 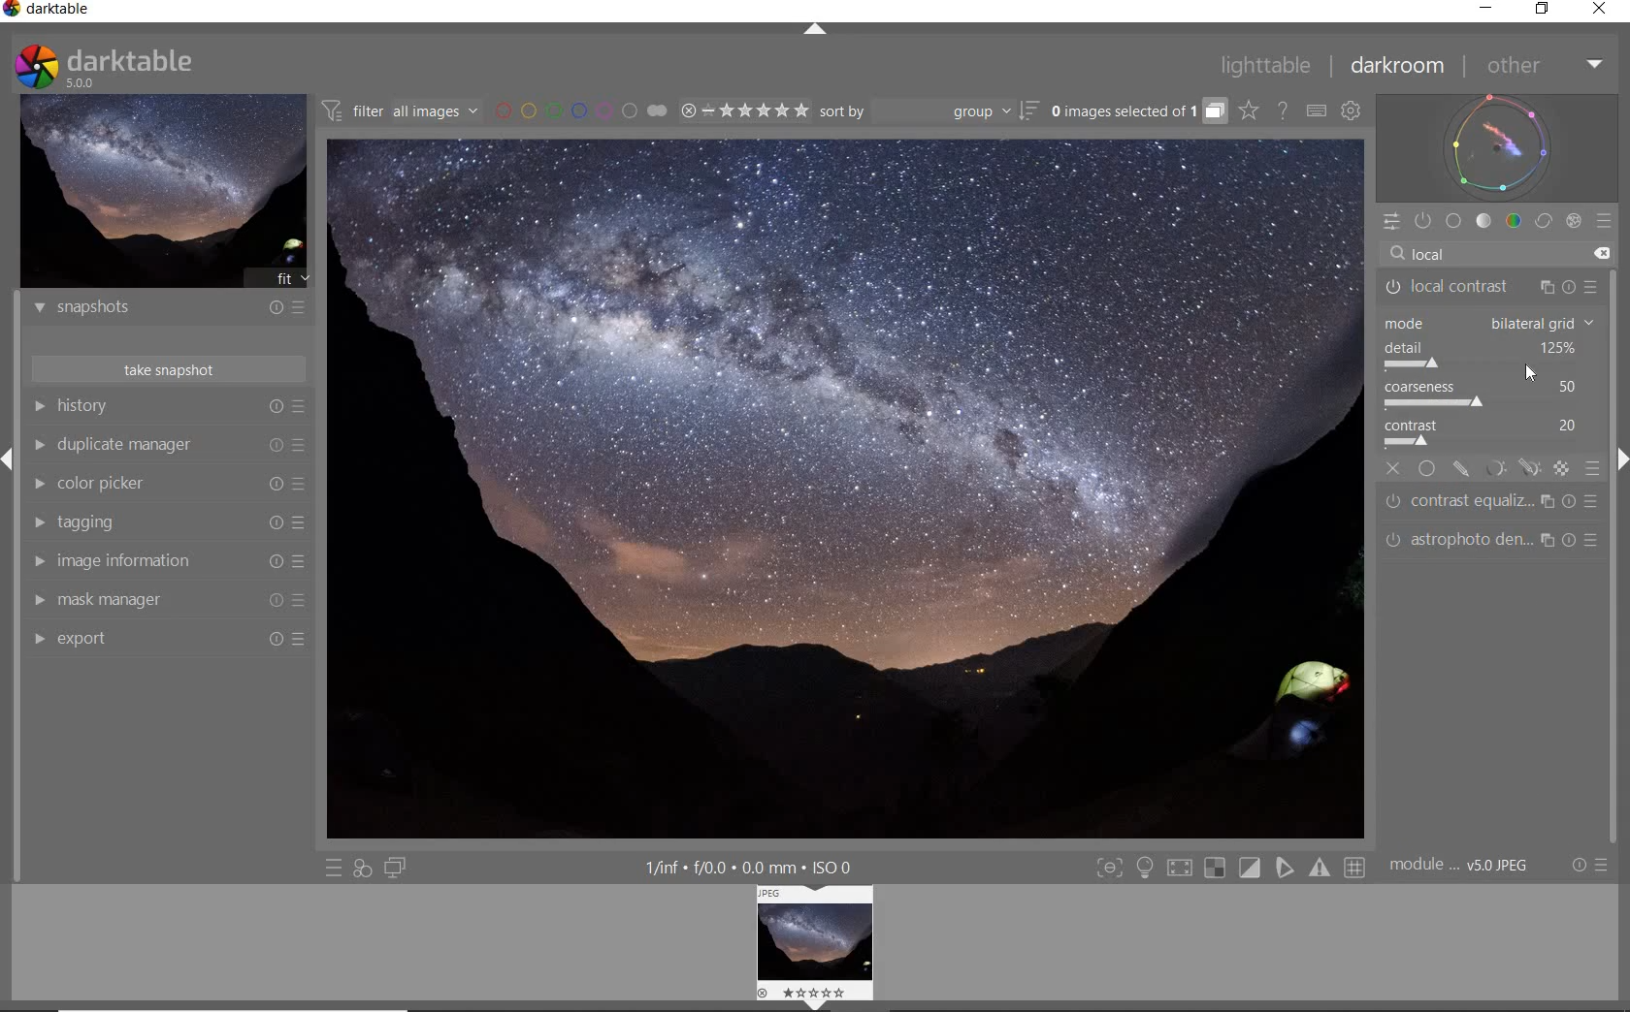 What do you see at coordinates (277, 486) in the screenshot?
I see `Reset` at bounding box center [277, 486].